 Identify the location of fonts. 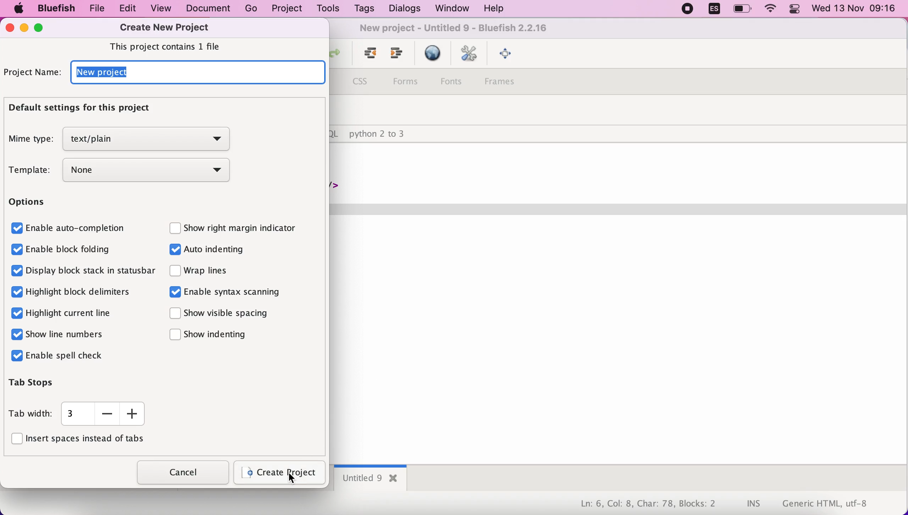
(455, 81).